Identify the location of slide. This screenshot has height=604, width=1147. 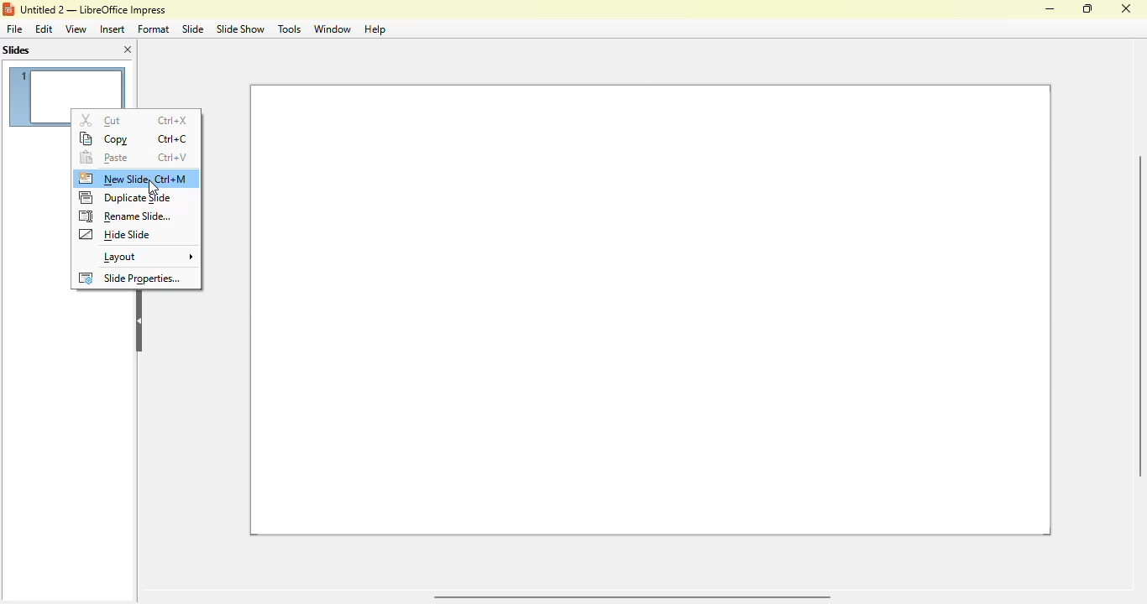
(193, 29).